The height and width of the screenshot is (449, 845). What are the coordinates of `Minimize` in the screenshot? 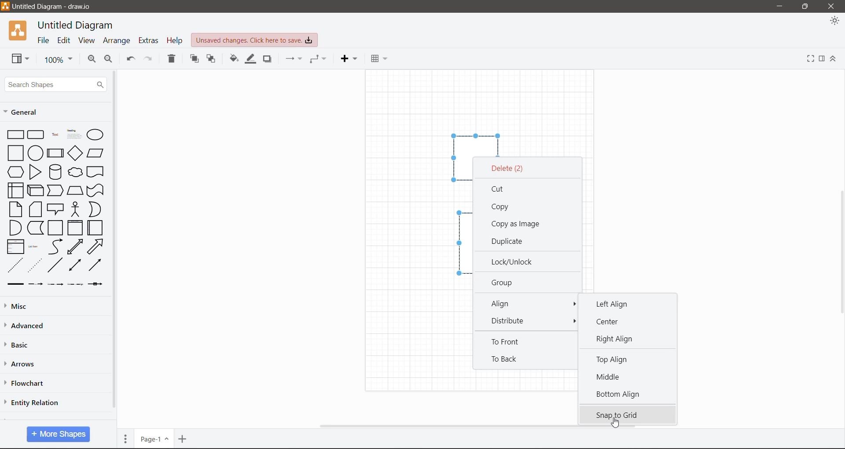 It's located at (780, 7).